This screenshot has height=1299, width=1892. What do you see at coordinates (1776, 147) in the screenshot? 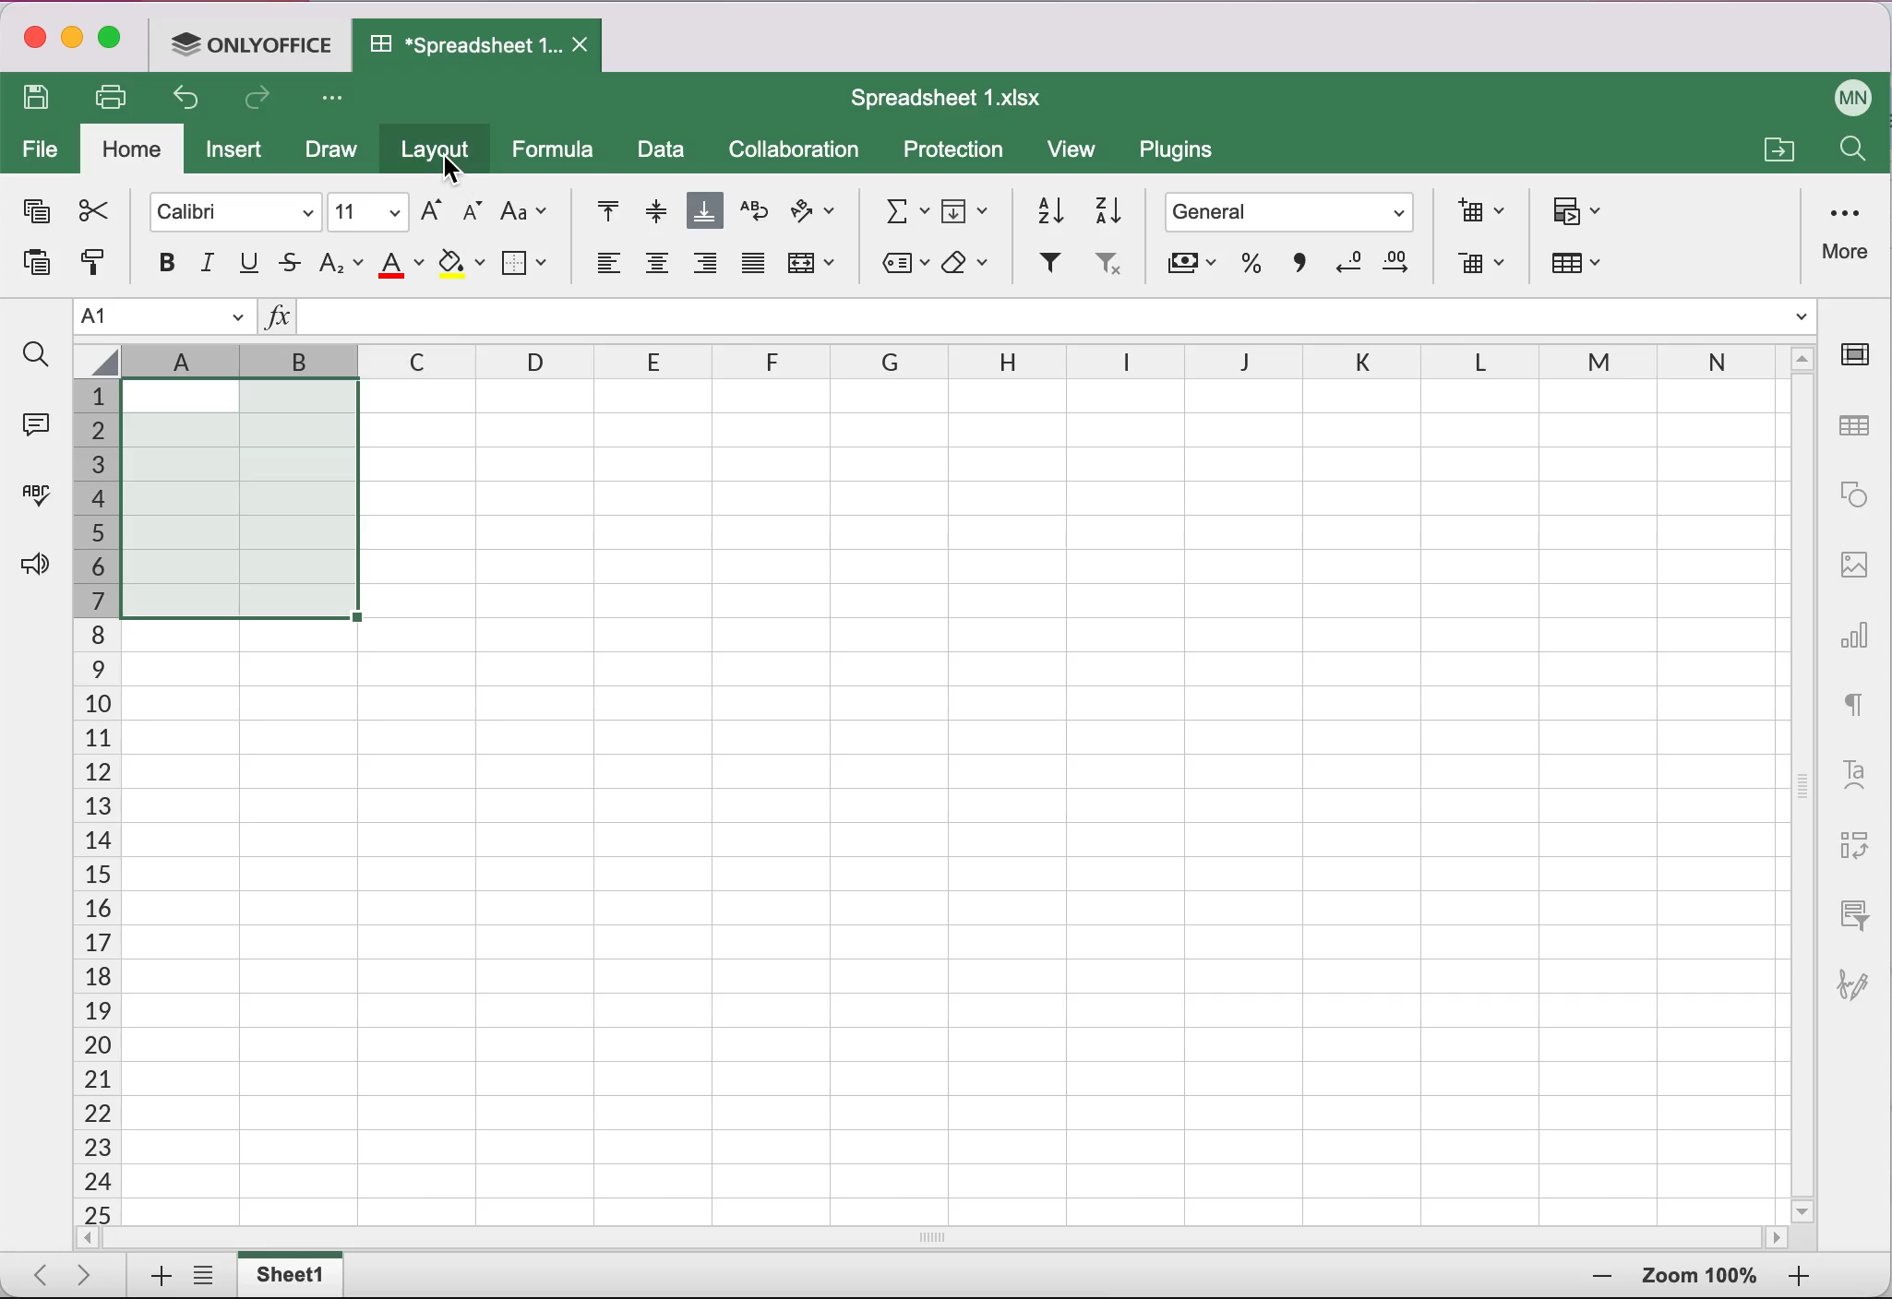
I see `open file location` at bounding box center [1776, 147].